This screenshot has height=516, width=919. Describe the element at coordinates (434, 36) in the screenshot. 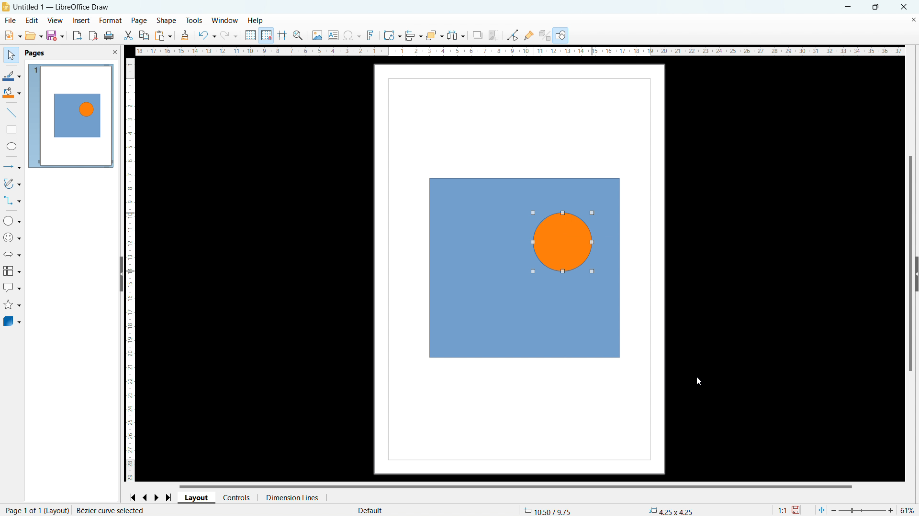

I see `arrange` at that location.